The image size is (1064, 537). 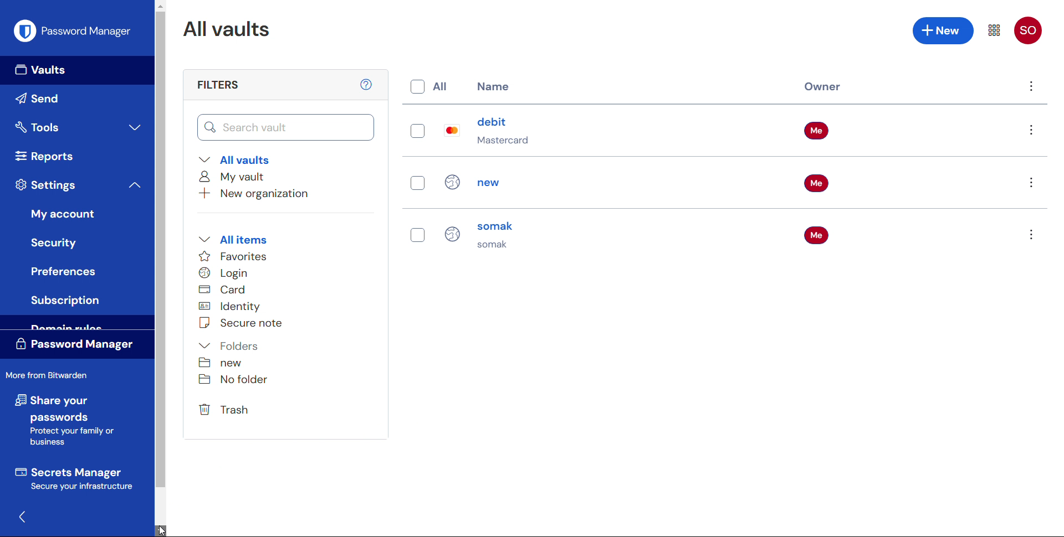 What do you see at coordinates (71, 30) in the screenshot?
I see `Password manager ` at bounding box center [71, 30].